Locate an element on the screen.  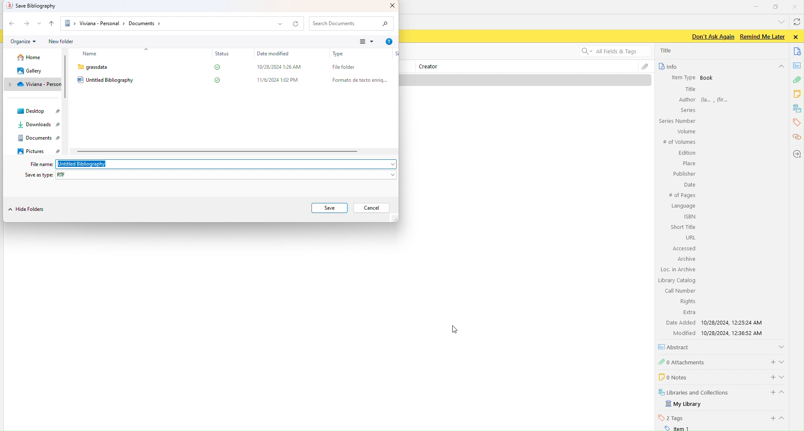
Up is located at coordinates (53, 23).